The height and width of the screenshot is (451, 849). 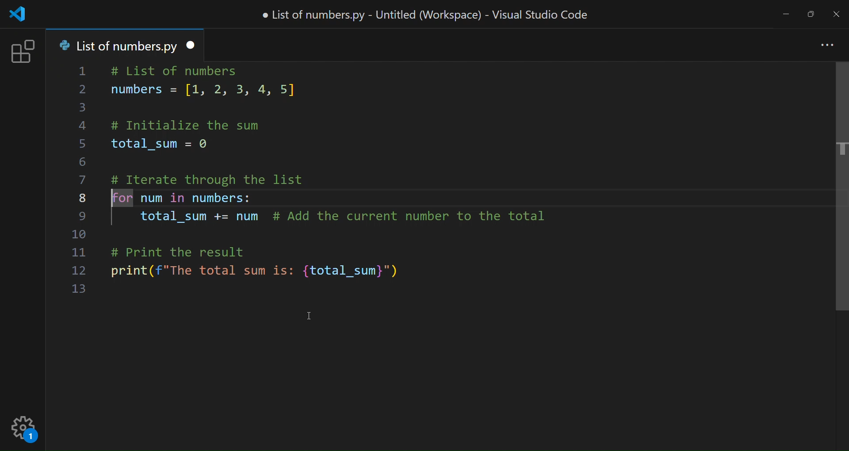 What do you see at coordinates (21, 15) in the screenshot?
I see `logo` at bounding box center [21, 15].